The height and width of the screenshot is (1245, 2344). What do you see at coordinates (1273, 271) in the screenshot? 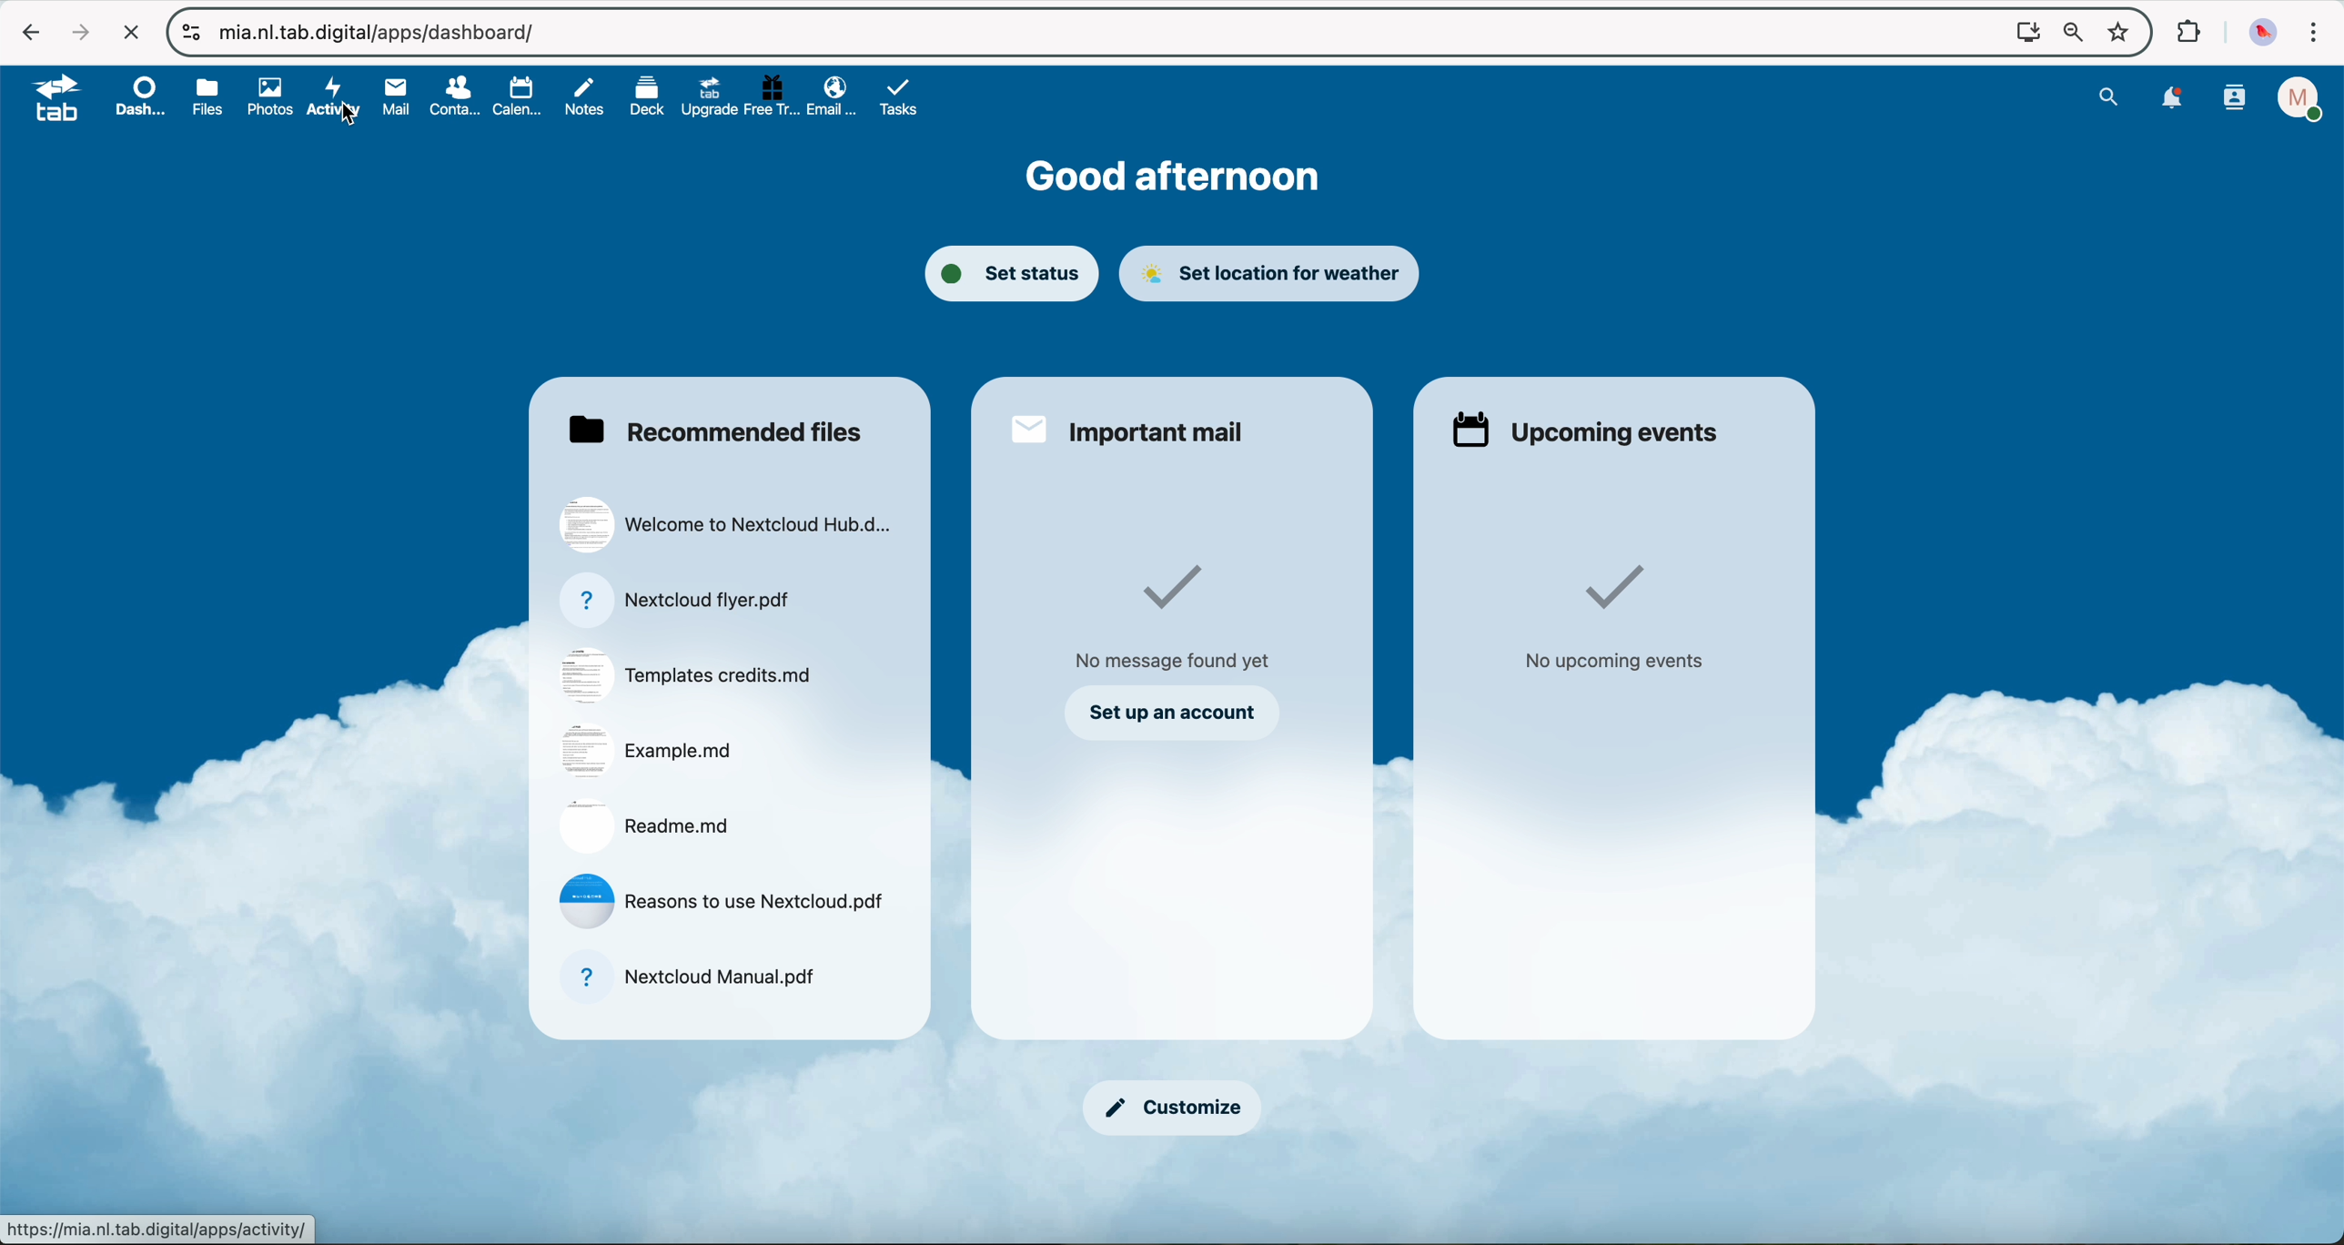
I see `set location for weather` at bounding box center [1273, 271].